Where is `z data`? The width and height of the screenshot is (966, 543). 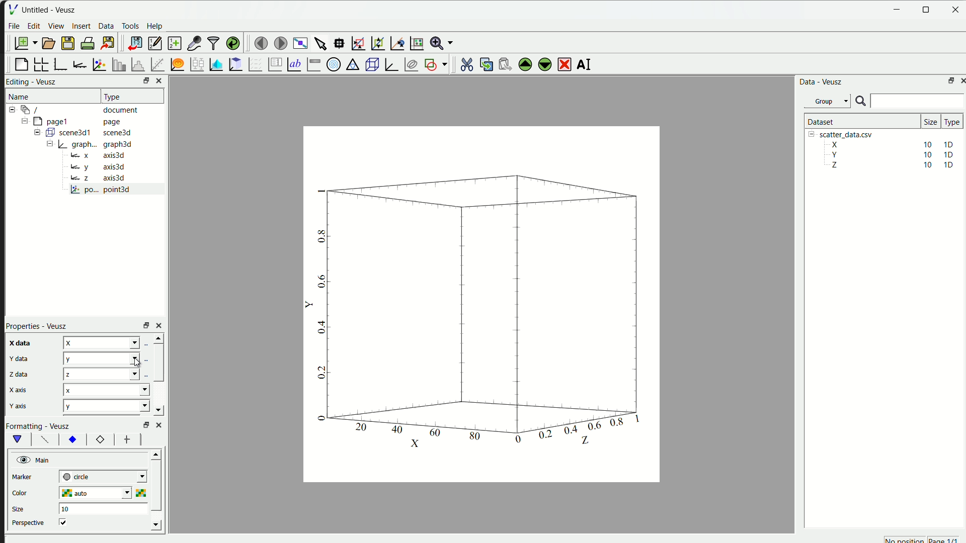 z data is located at coordinates (17, 374).